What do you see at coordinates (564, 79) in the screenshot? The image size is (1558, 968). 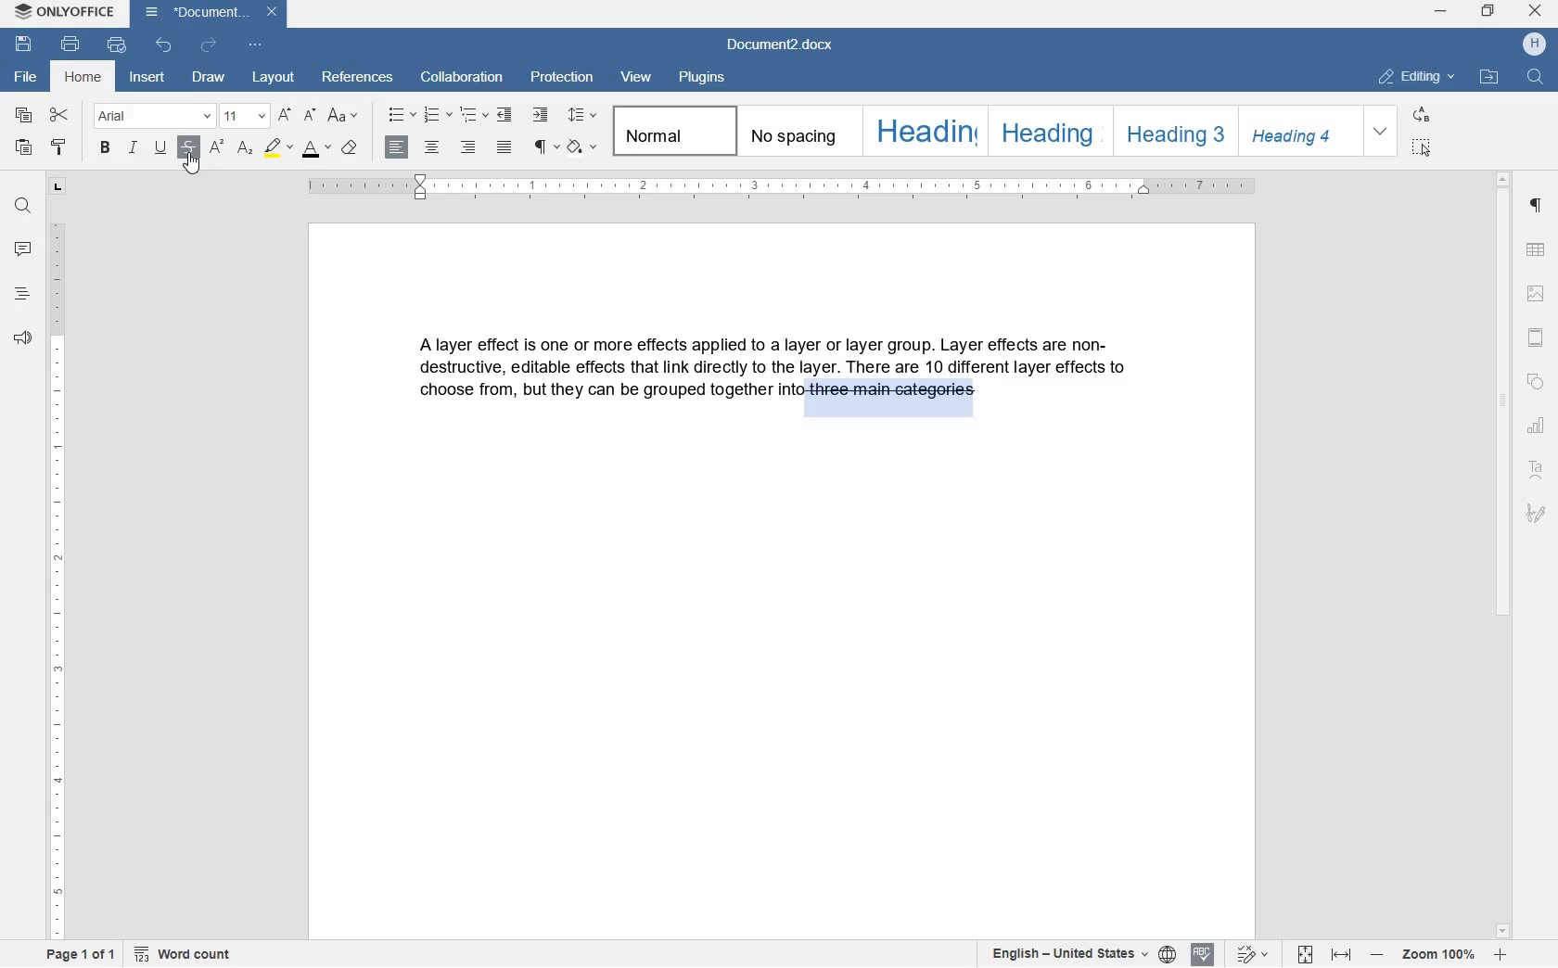 I see `protection` at bounding box center [564, 79].